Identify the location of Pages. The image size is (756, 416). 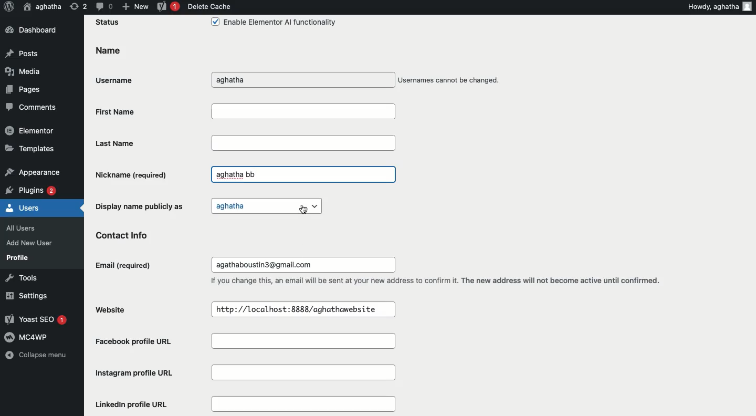
(24, 89).